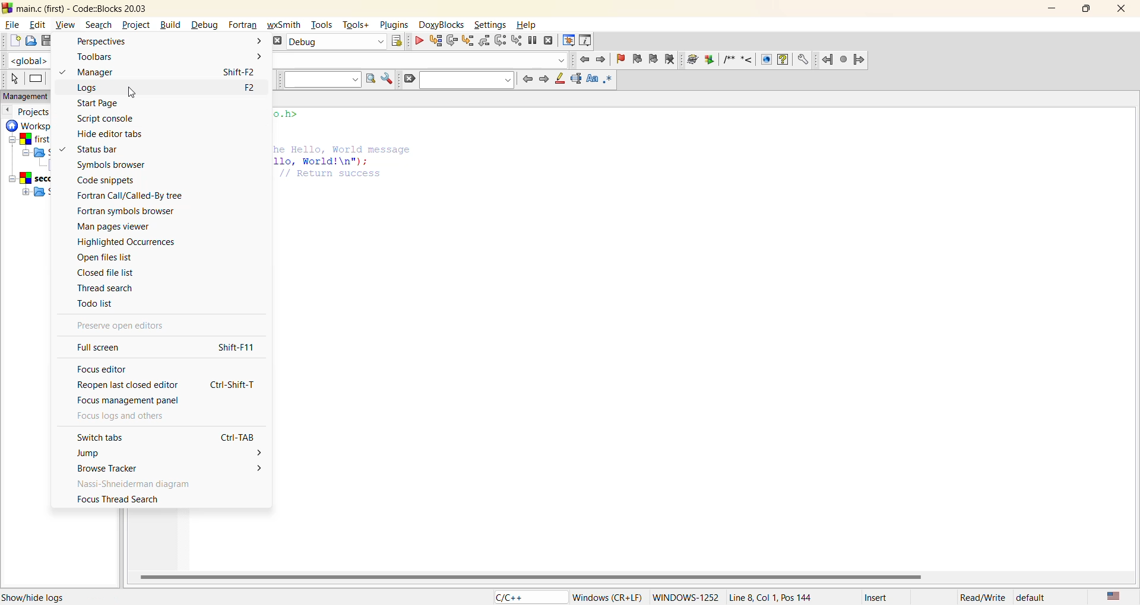 The image size is (1140, 605). I want to click on highlight, so click(560, 79).